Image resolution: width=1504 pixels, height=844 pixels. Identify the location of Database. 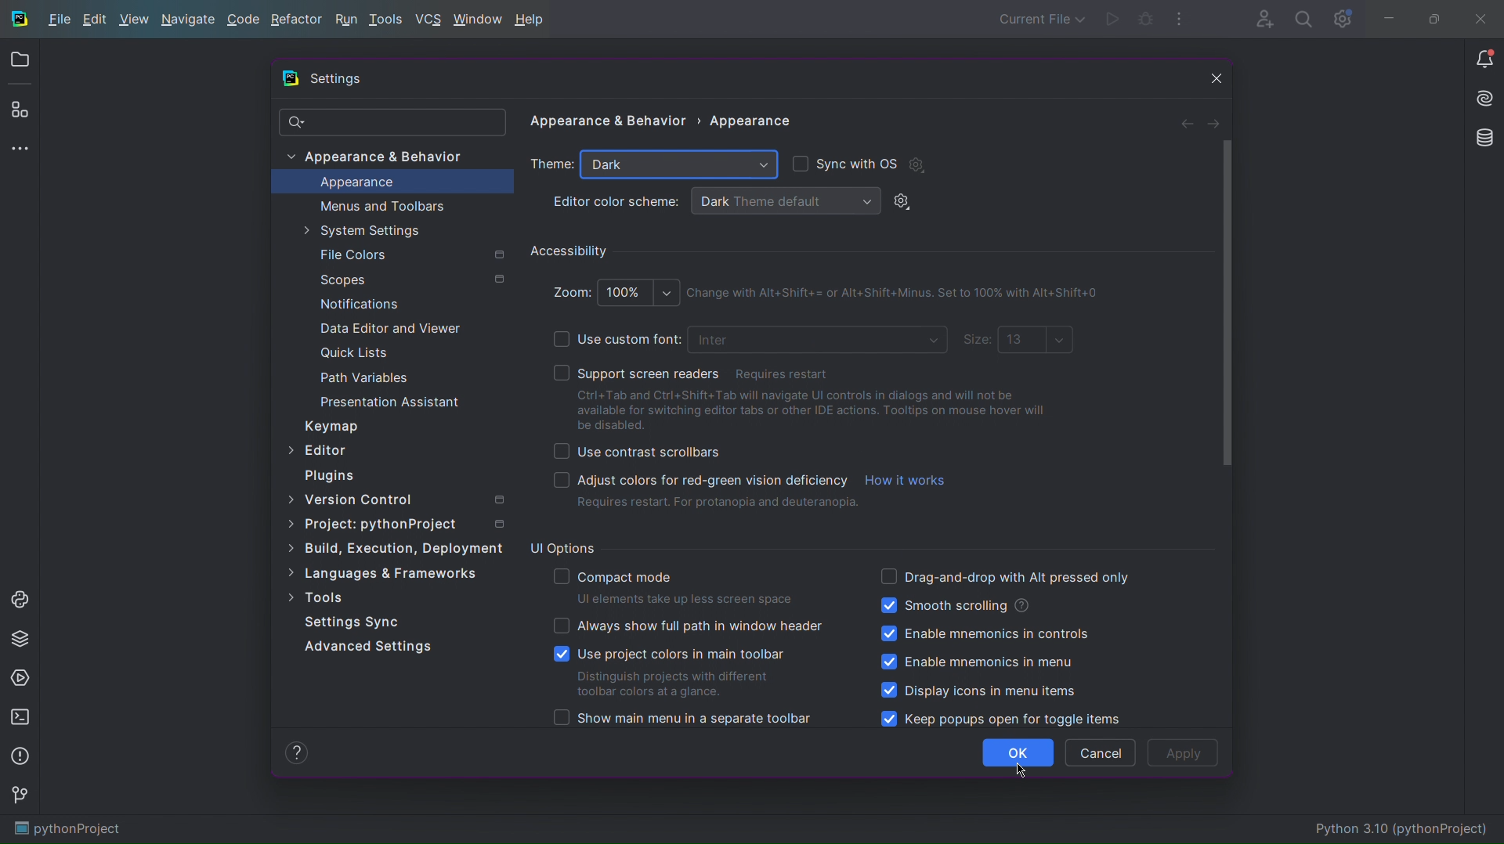
(1486, 139).